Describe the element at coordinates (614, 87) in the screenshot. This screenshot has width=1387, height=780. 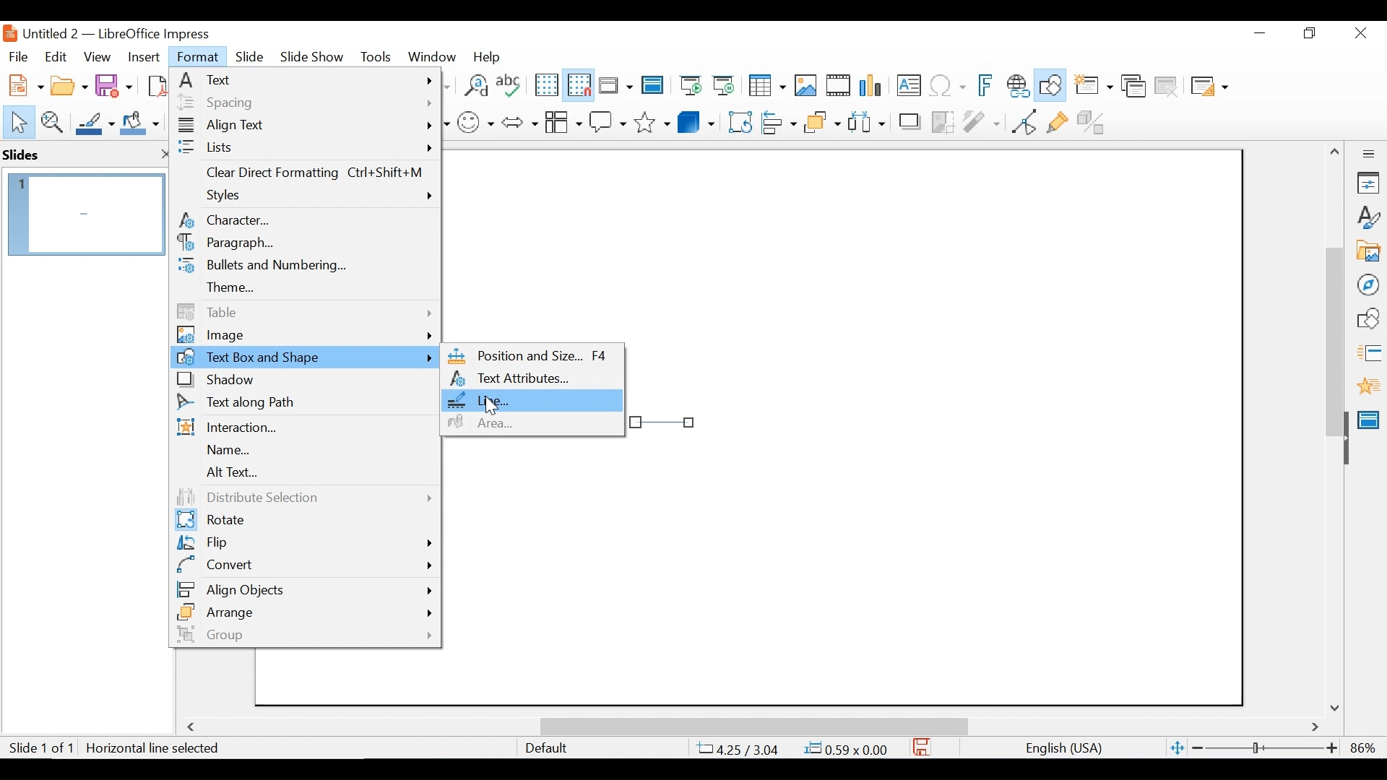
I see `Display Views` at that location.